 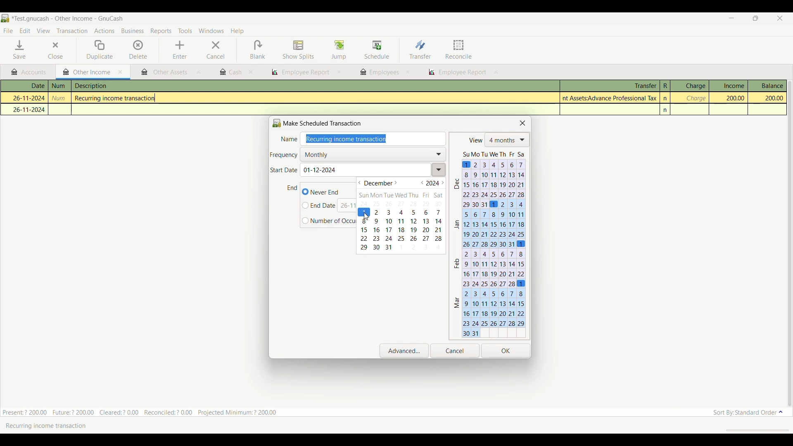 What do you see at coordinates (199, 73) in the screenshot?
I see `close` at bounding box center [199, 73].